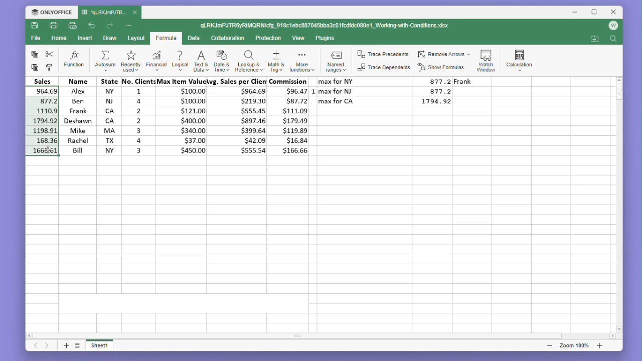  What do you see at coordinates (592, 13) in the screenshot?
I see `Maximize` at bounding box center [592, 13].